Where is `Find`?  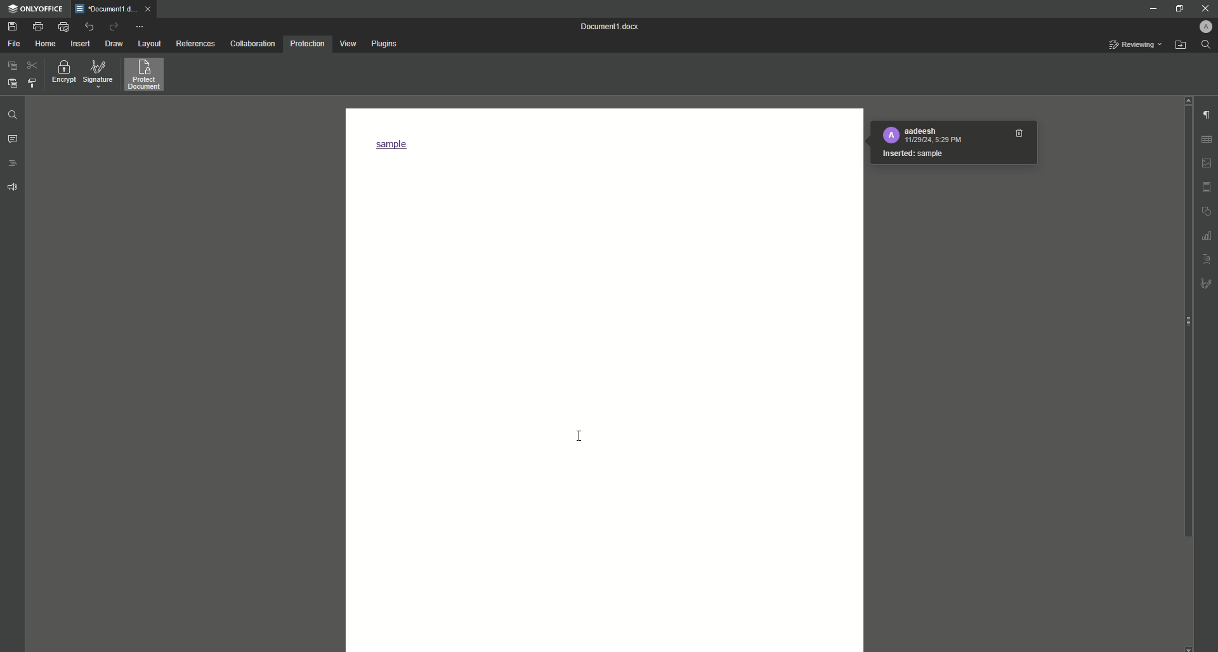
Find is located at coordinates (1207, 44).